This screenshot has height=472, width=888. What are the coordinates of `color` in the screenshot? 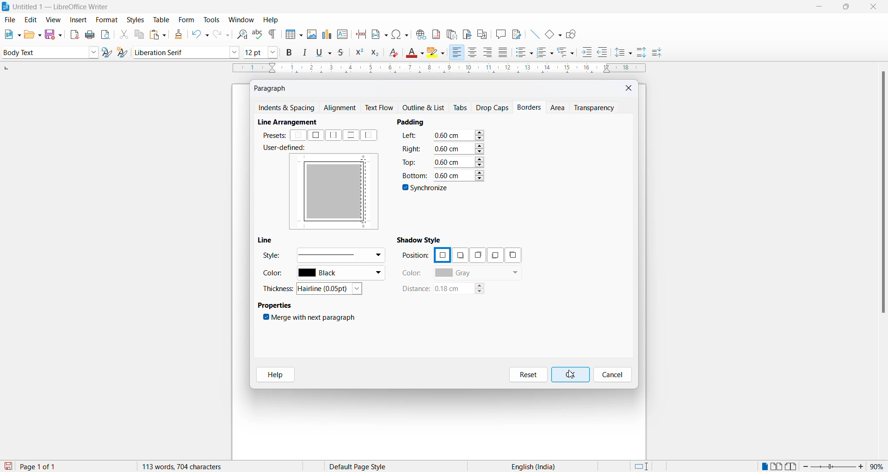 It's located at (413, 273).